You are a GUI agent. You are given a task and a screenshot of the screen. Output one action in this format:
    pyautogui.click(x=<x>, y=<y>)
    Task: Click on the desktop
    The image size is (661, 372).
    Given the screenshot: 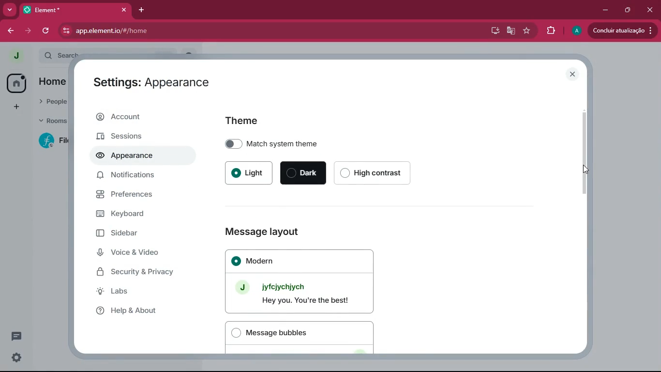 What is the action you would take?
    pyautogui.click(x=494, y=31)
    